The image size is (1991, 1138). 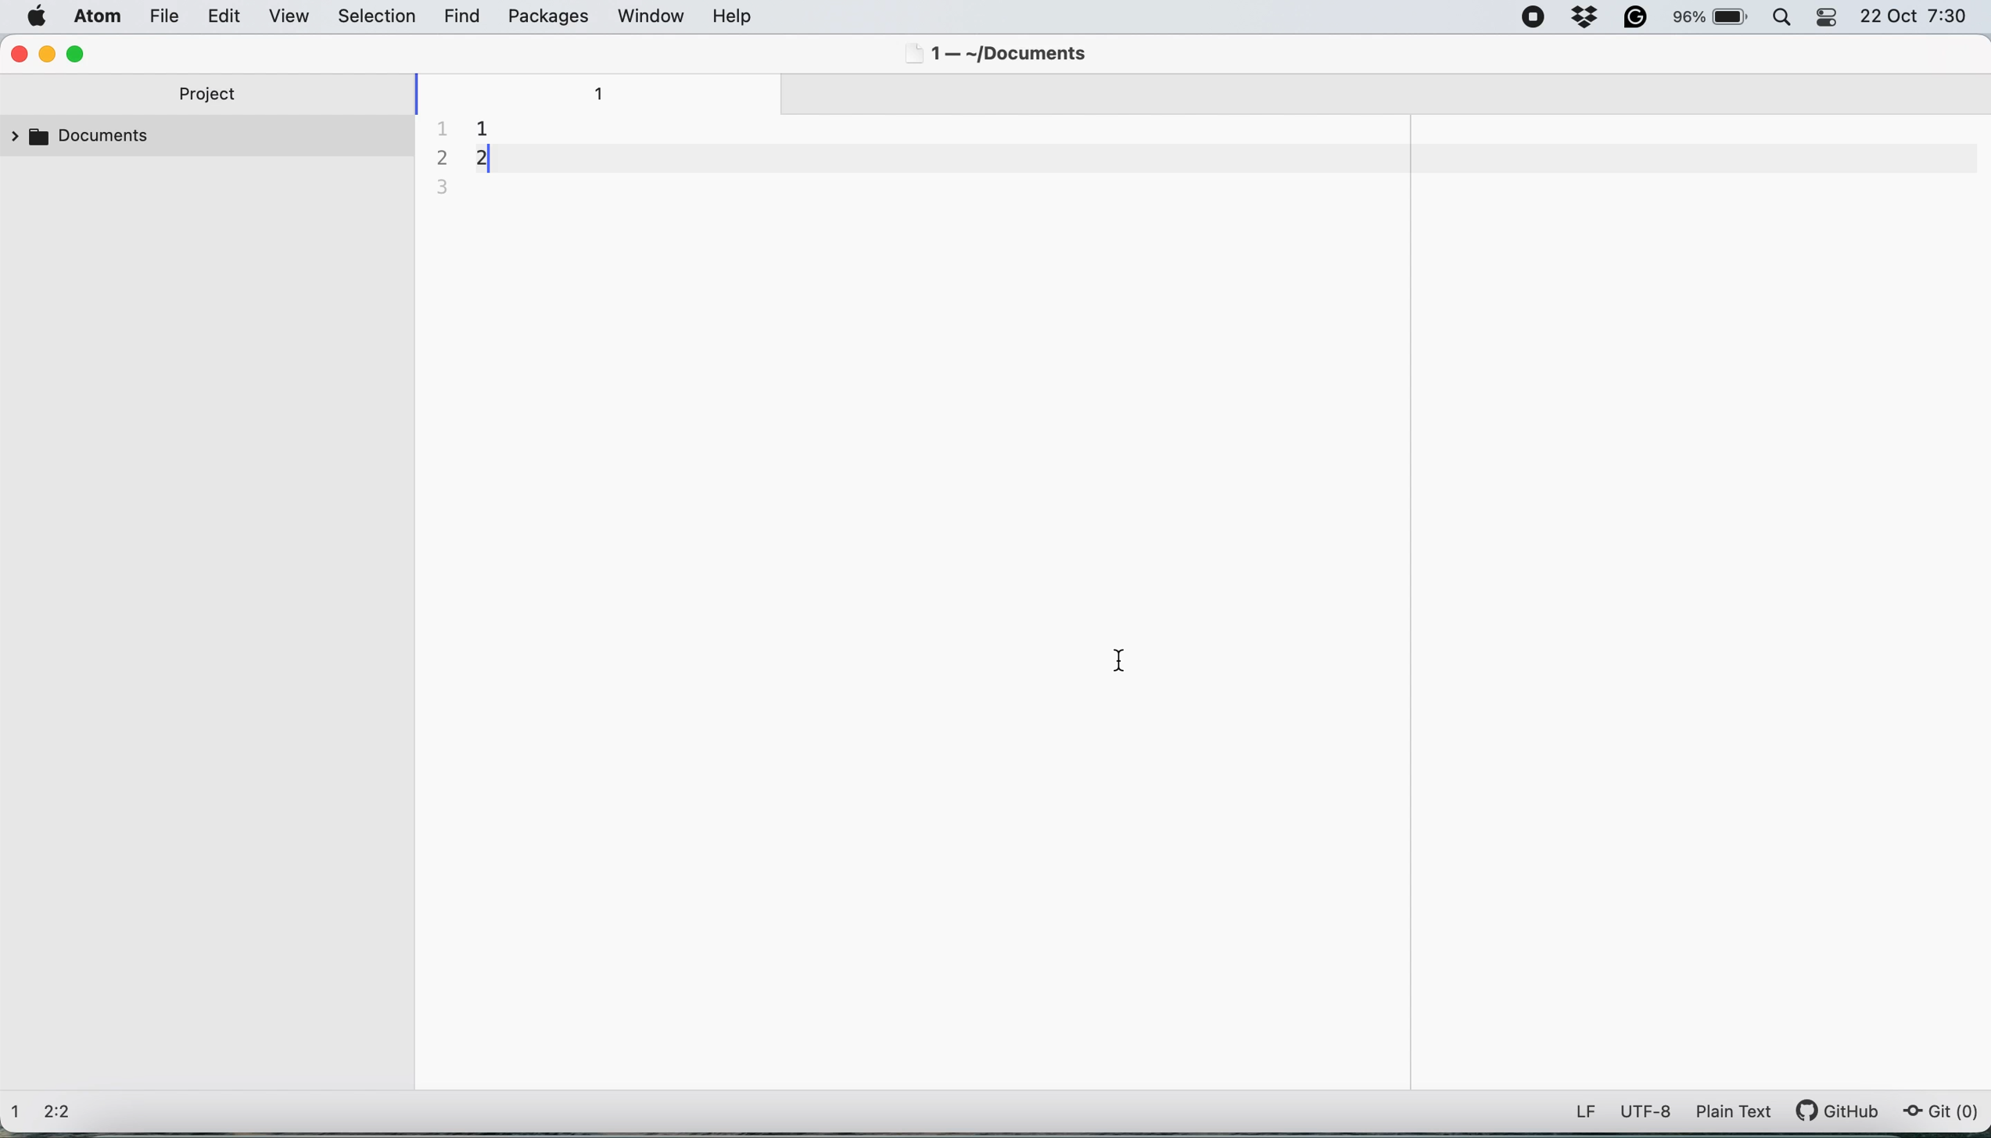 I want to click on git hub, so click(x=1839, y=1112).